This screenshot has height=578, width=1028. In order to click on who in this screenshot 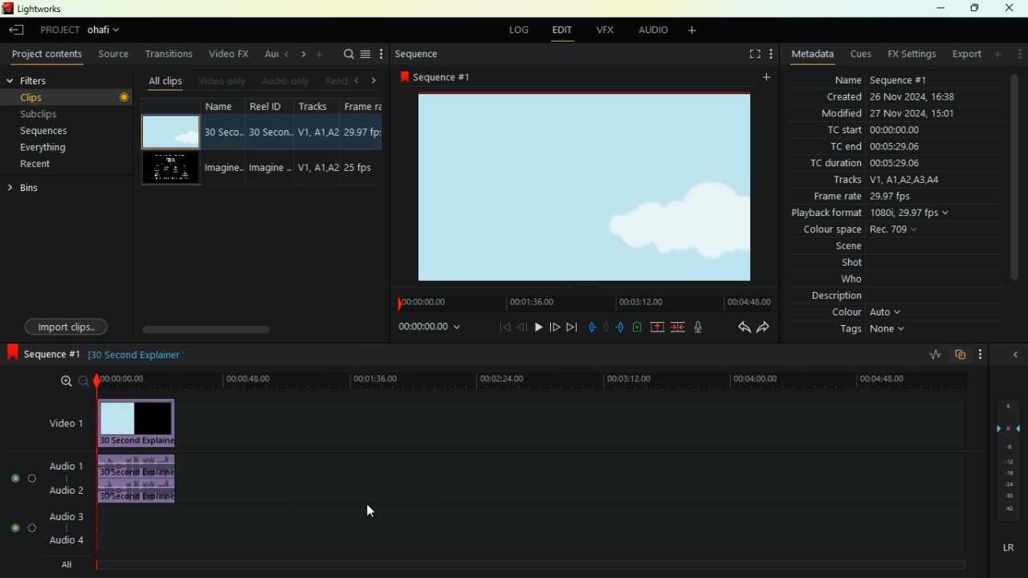, I will do `click(856, 280)`.